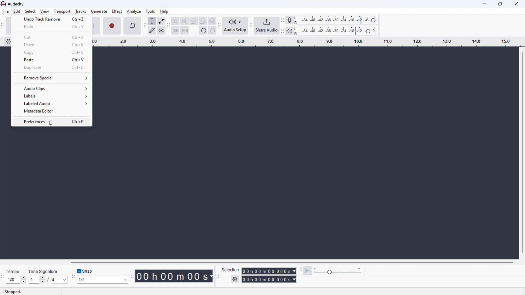 This screenshot has width=525, height=295. What do you see at coordinates (102, 279) in the screenshot?
I see `set snapping` at bounding box center [102, 279].